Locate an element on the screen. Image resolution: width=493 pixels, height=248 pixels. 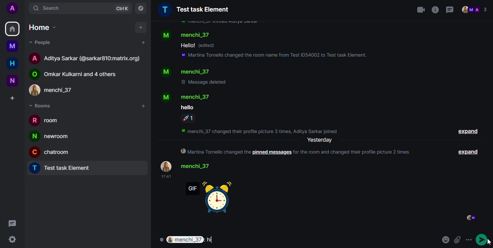
emoji is located at coordinates (445, 239).